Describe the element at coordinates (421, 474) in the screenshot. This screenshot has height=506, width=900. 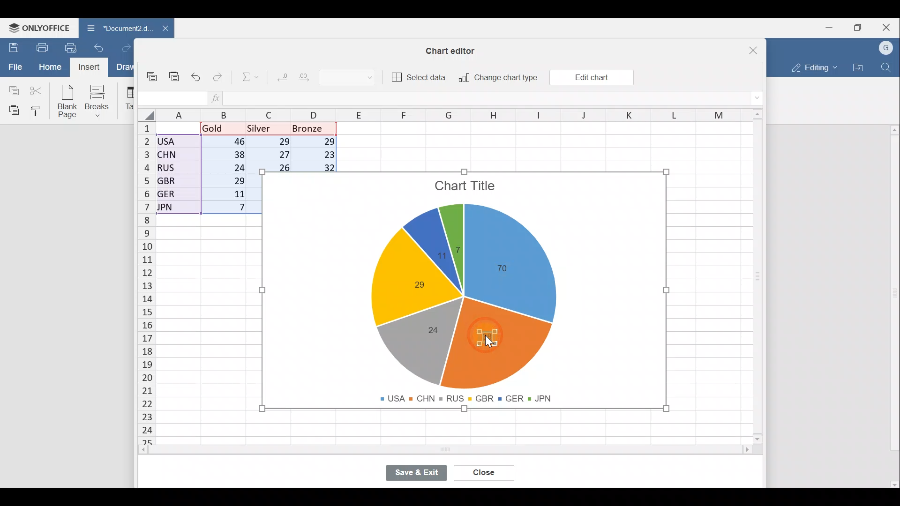
I see `Save & exit` at that location.